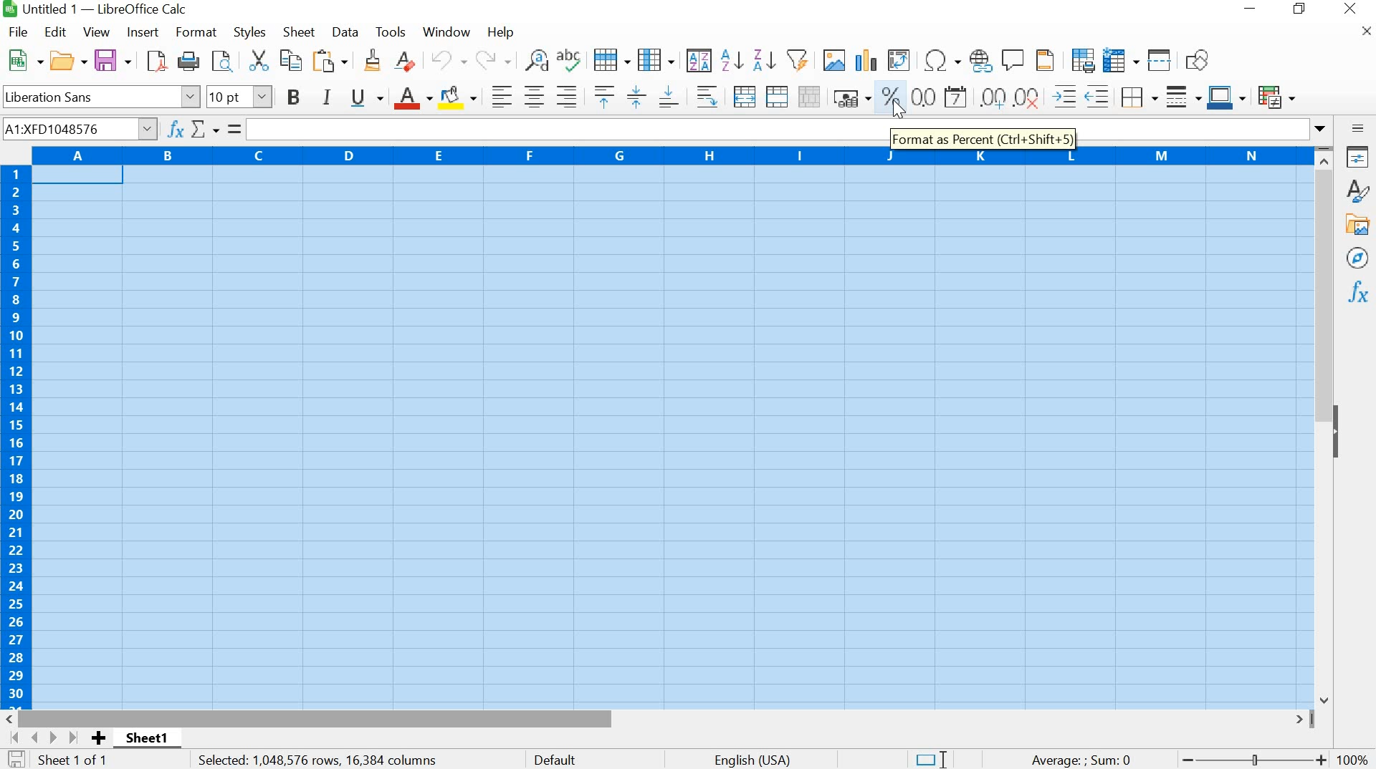 Image resolution: width=1376 pixels, height=769 pixels. Describe the element at coordinates (668, 99) in the screenshot. I see `Align Bottom` at that location.